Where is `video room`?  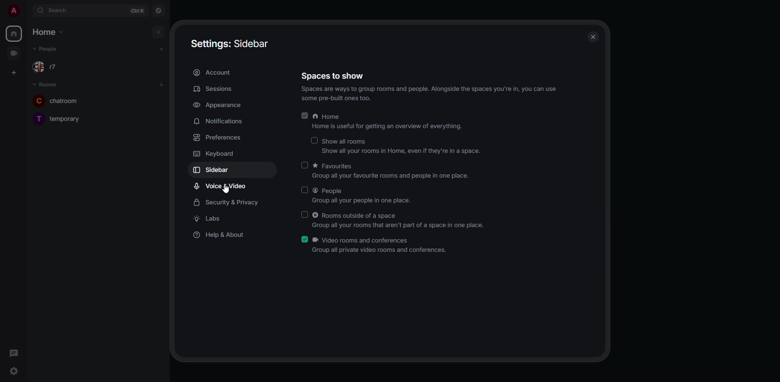
video room is located at coordinates (13, 53).